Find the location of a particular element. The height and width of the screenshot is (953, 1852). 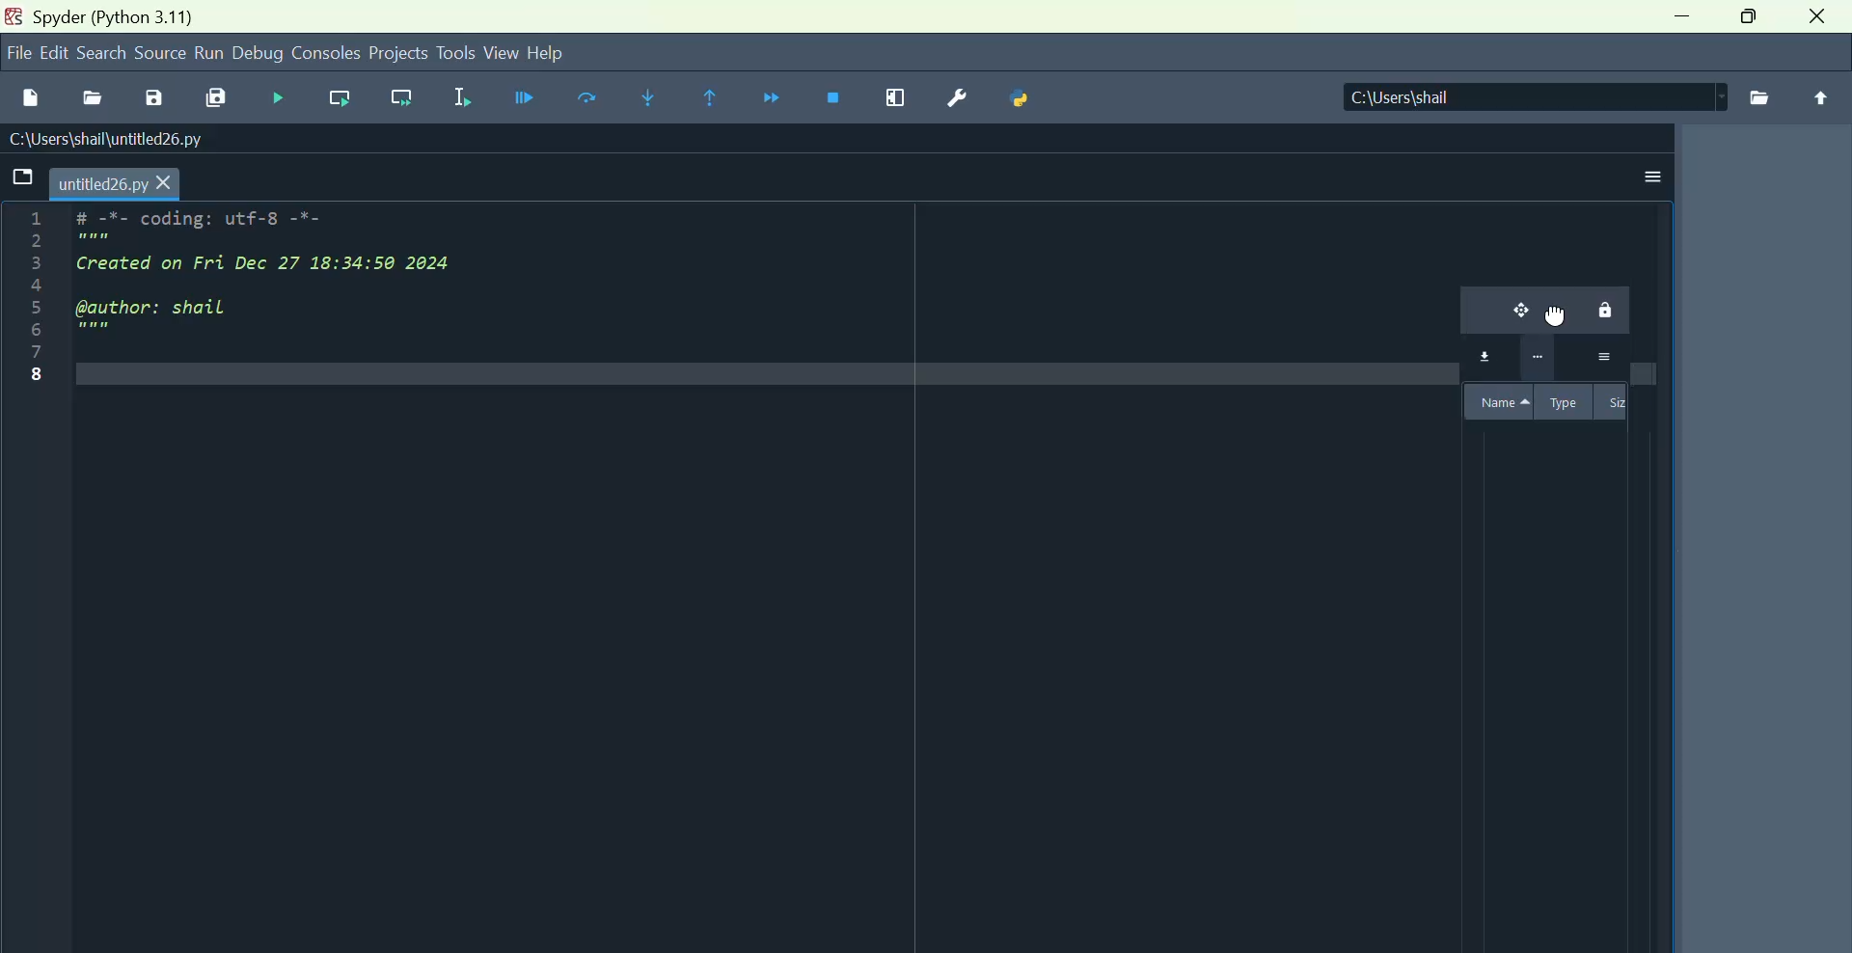

Folders is located at coordinates (19, 179).